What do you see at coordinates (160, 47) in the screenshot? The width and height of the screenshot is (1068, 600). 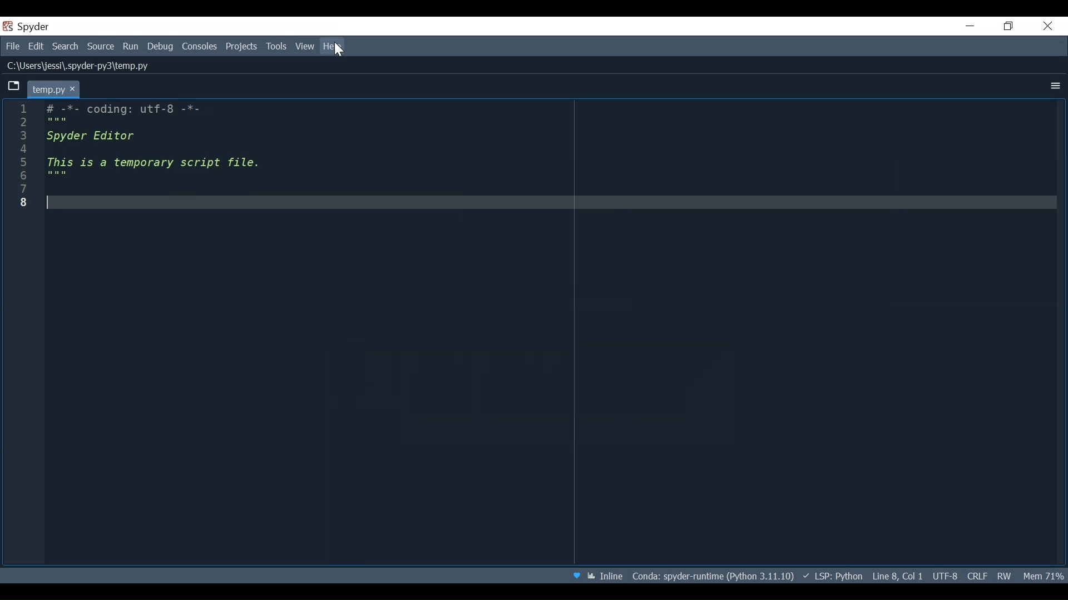 I see `Debug` at bounding box center [160, 47].